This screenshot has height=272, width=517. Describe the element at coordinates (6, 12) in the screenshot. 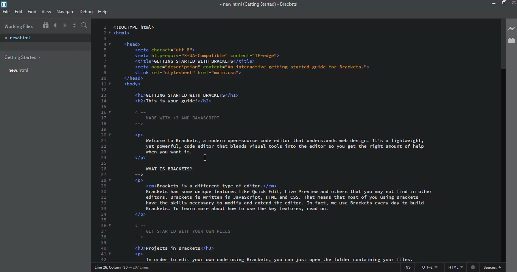

I see `file` at that location.